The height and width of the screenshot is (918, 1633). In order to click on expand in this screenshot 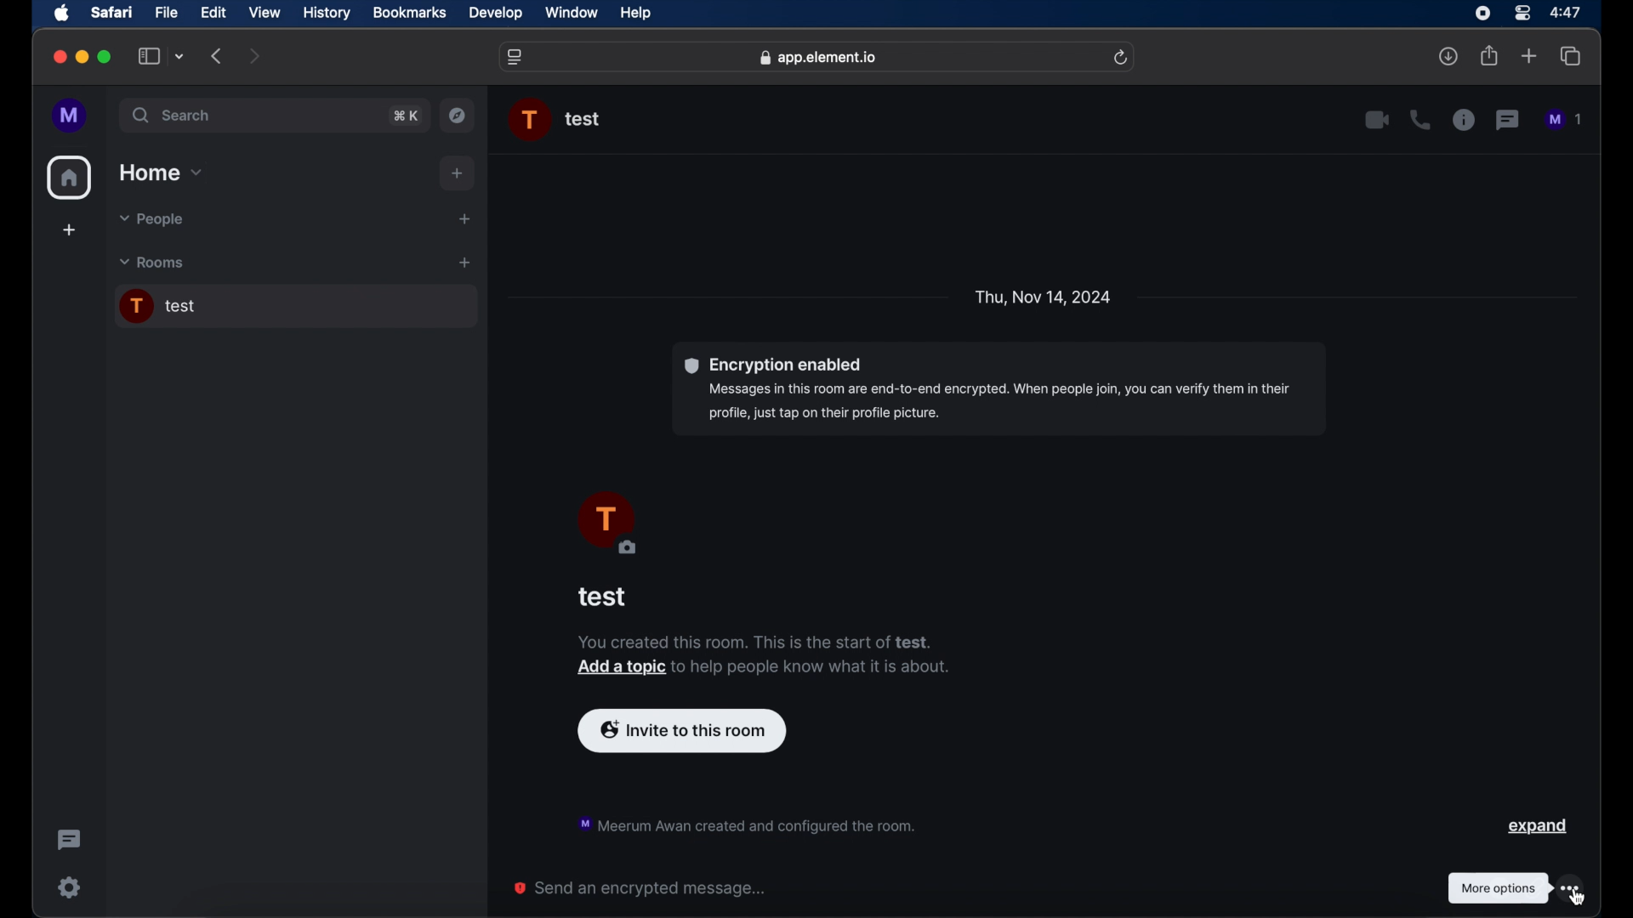, I will do `click(1536, 826)`.